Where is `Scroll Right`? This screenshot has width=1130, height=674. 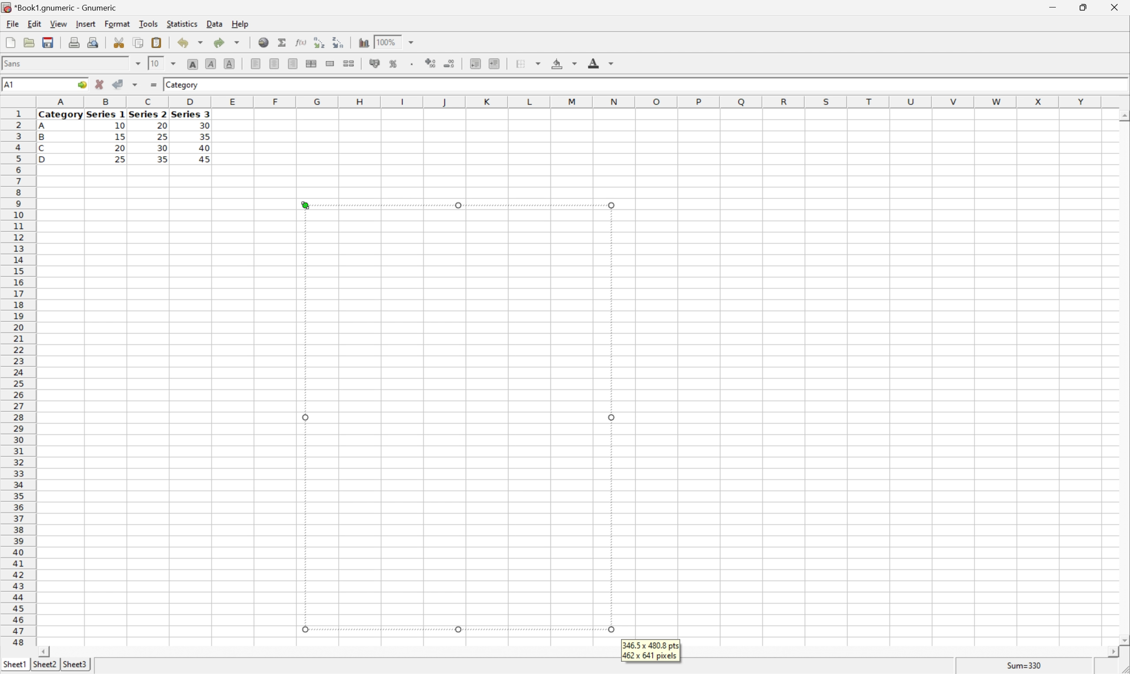
Scroll Right is located at coordinates (1110, 653).